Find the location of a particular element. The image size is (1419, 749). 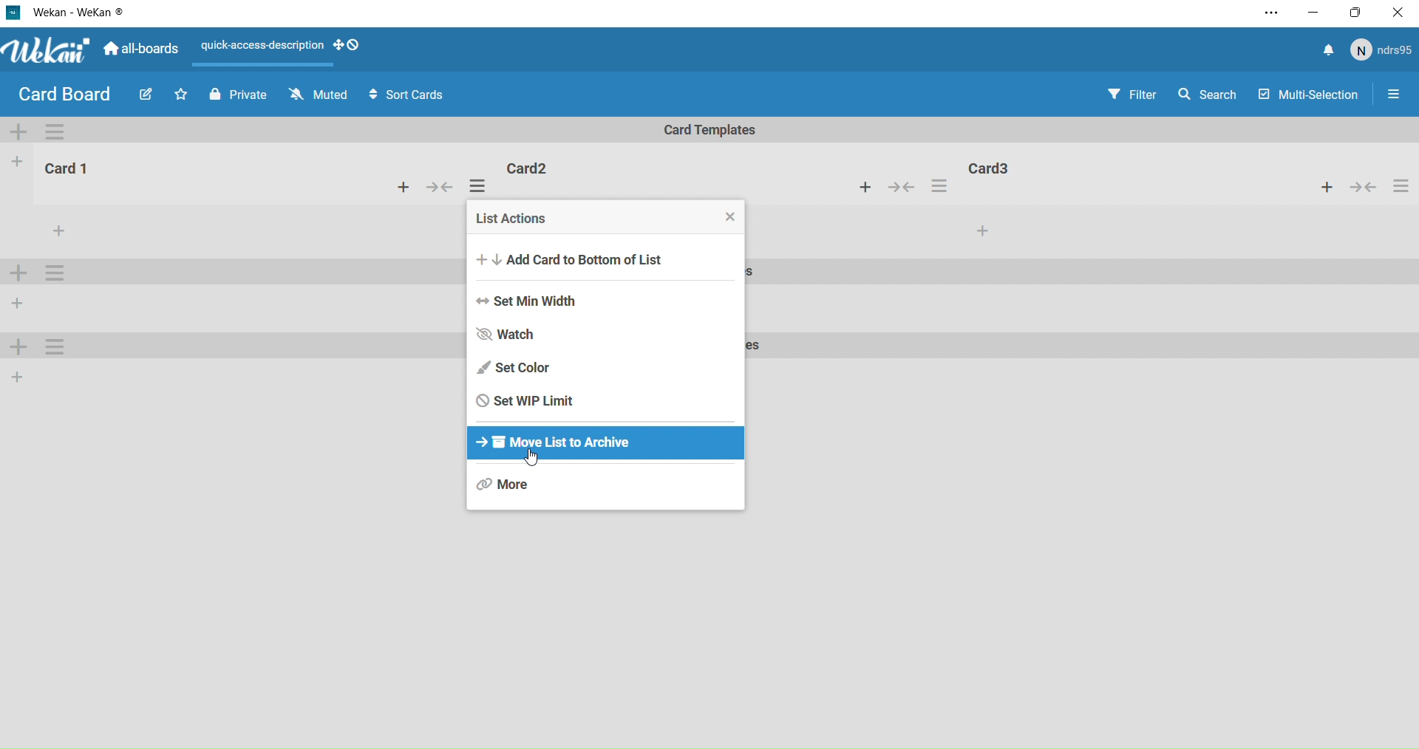

Actions is located at coordinates (1366, 188).